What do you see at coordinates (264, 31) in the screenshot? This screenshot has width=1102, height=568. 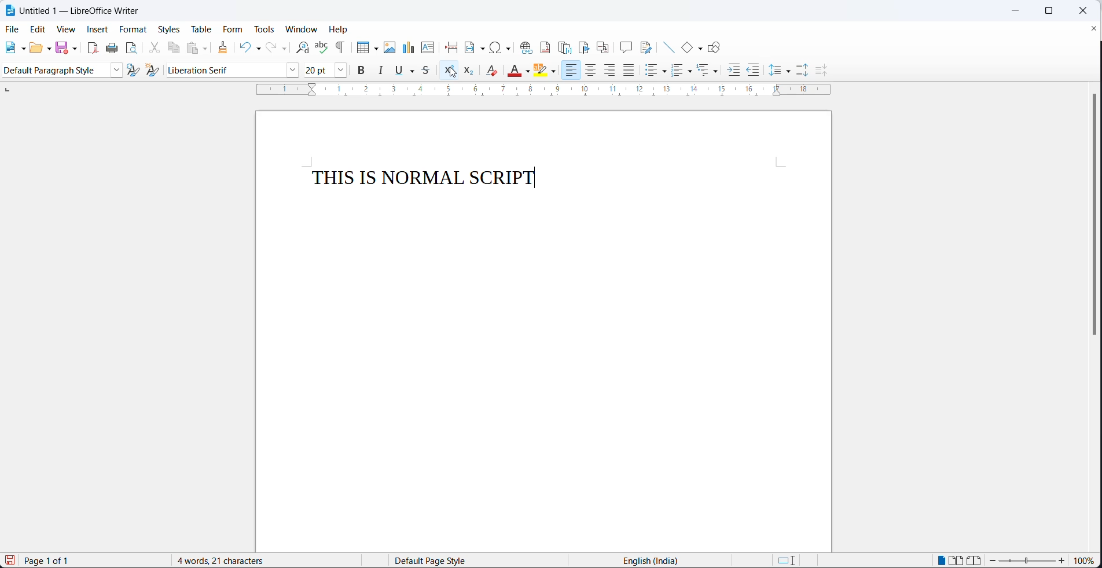 I see `tools` at bounding box center [264, 31].